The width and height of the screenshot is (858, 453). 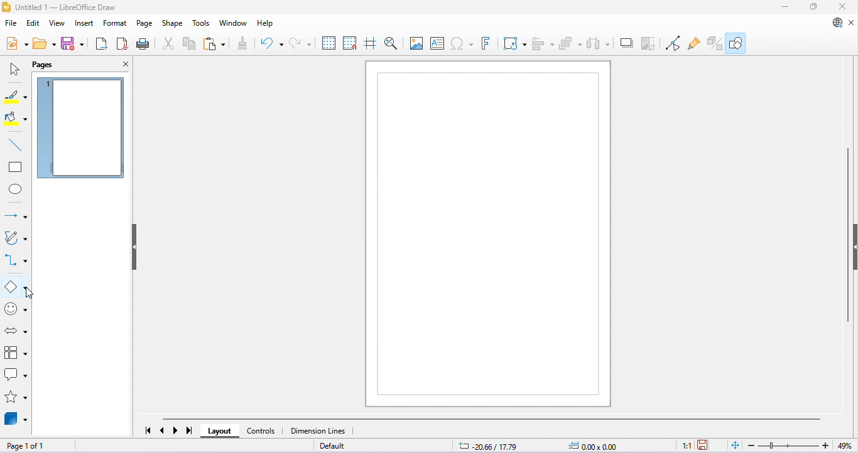 What do you see at coordinates (220, 432) in the screenshot?
I see `layout` at bounding box center [220, 432].